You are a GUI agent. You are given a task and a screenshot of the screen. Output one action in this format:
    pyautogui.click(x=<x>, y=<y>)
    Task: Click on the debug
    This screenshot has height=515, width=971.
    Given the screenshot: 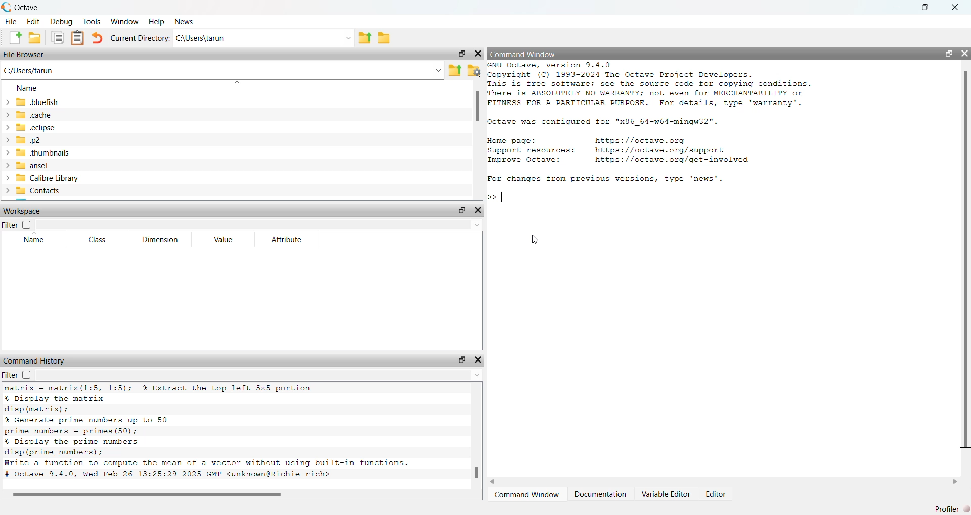 What is the action you would take?
    pyautogui.click(x=62, y=22)
    